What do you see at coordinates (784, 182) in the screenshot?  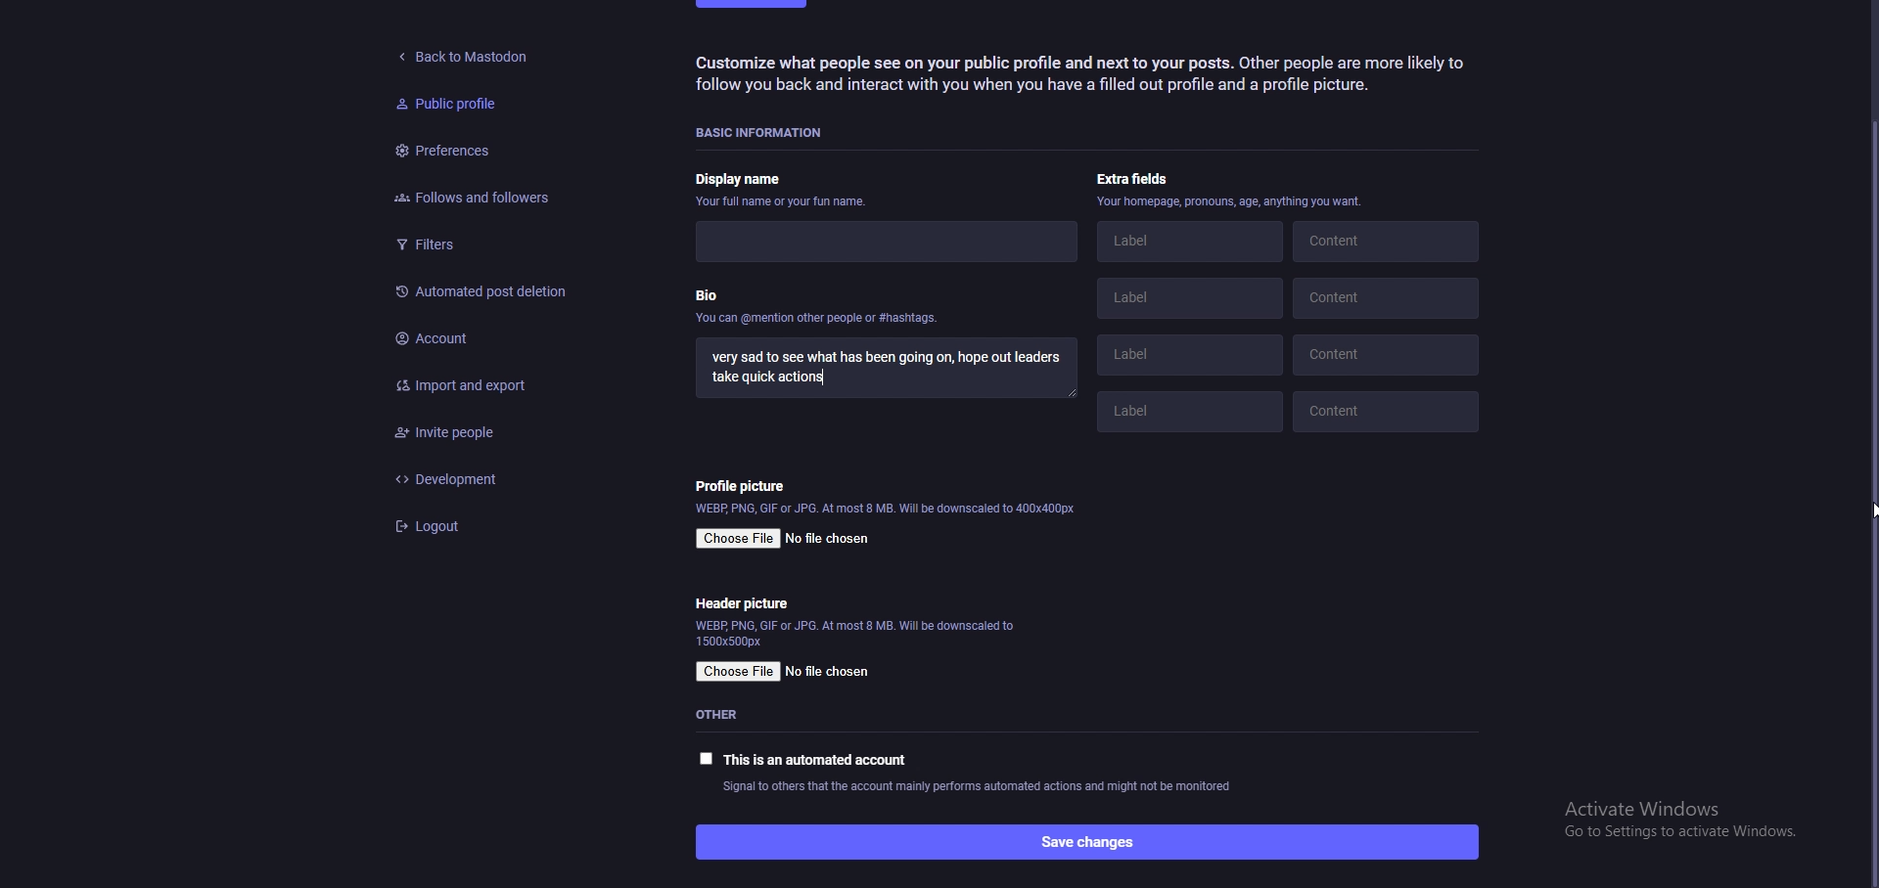 I see `display name` at bounding box center [784, 182].